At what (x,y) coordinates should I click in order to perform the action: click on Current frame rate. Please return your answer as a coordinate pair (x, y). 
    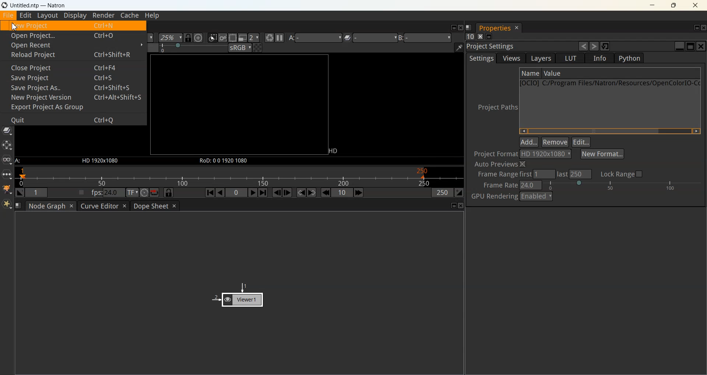
    Looking at the image, I should click on (532, 185).